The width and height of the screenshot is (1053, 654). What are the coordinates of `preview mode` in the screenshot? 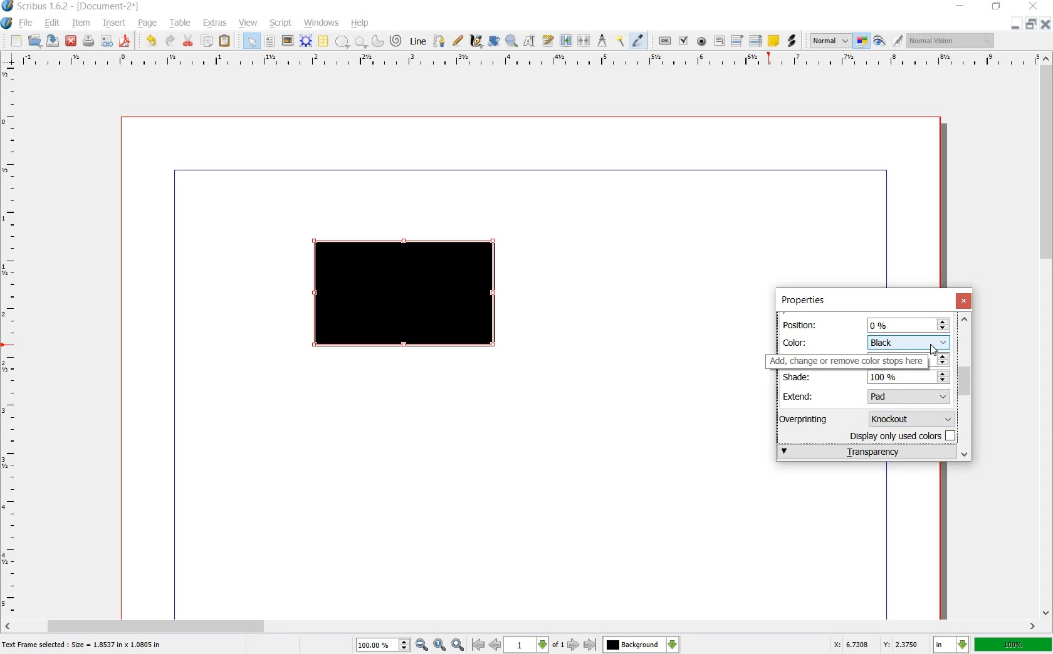 It's located at (879, 41).